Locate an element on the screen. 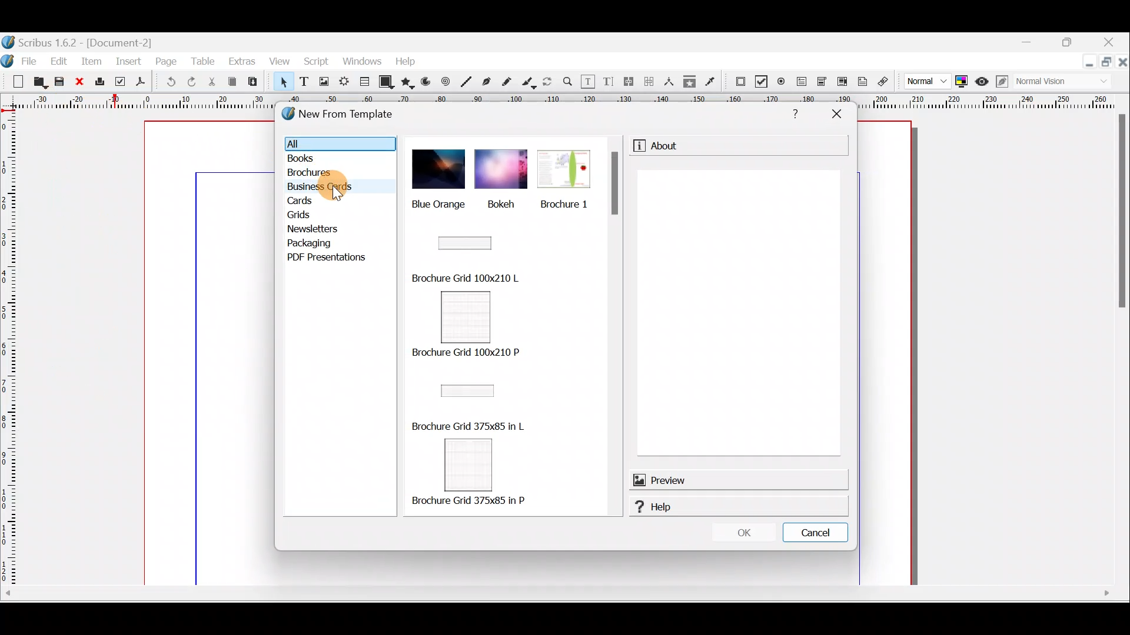 This screenshot has width=1130, height=635. Calligraphic line is located at coordinates (530, 83).